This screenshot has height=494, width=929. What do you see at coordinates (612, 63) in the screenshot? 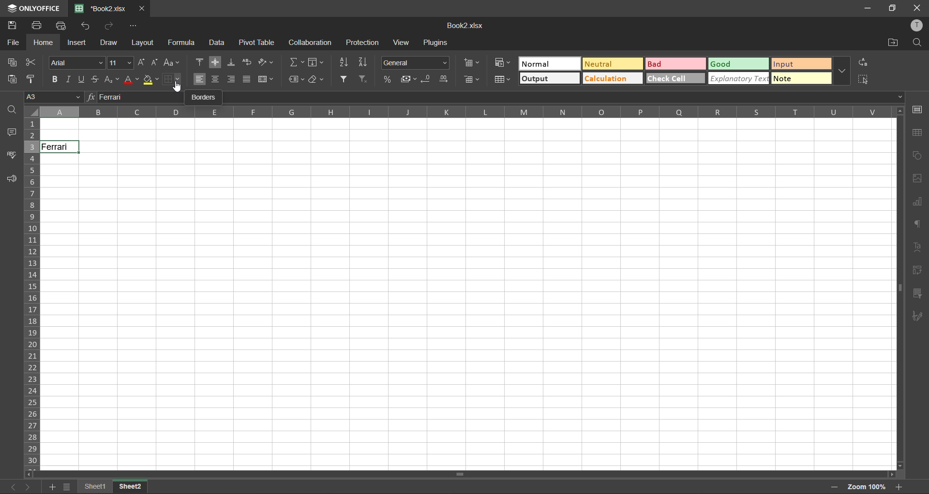
I see `neutral` at bounding box center [612, 63].